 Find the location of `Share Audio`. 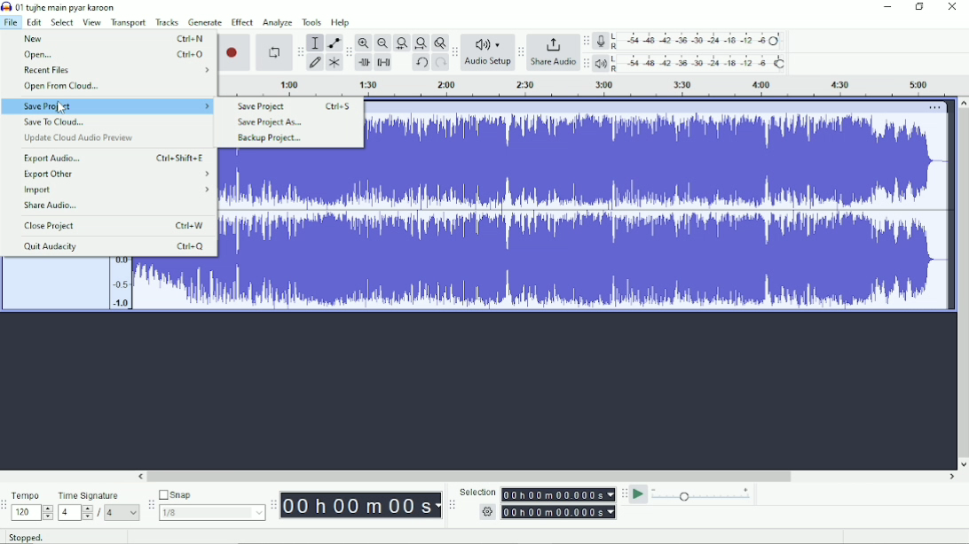

Share Audio is located at coordinates (58, 206).